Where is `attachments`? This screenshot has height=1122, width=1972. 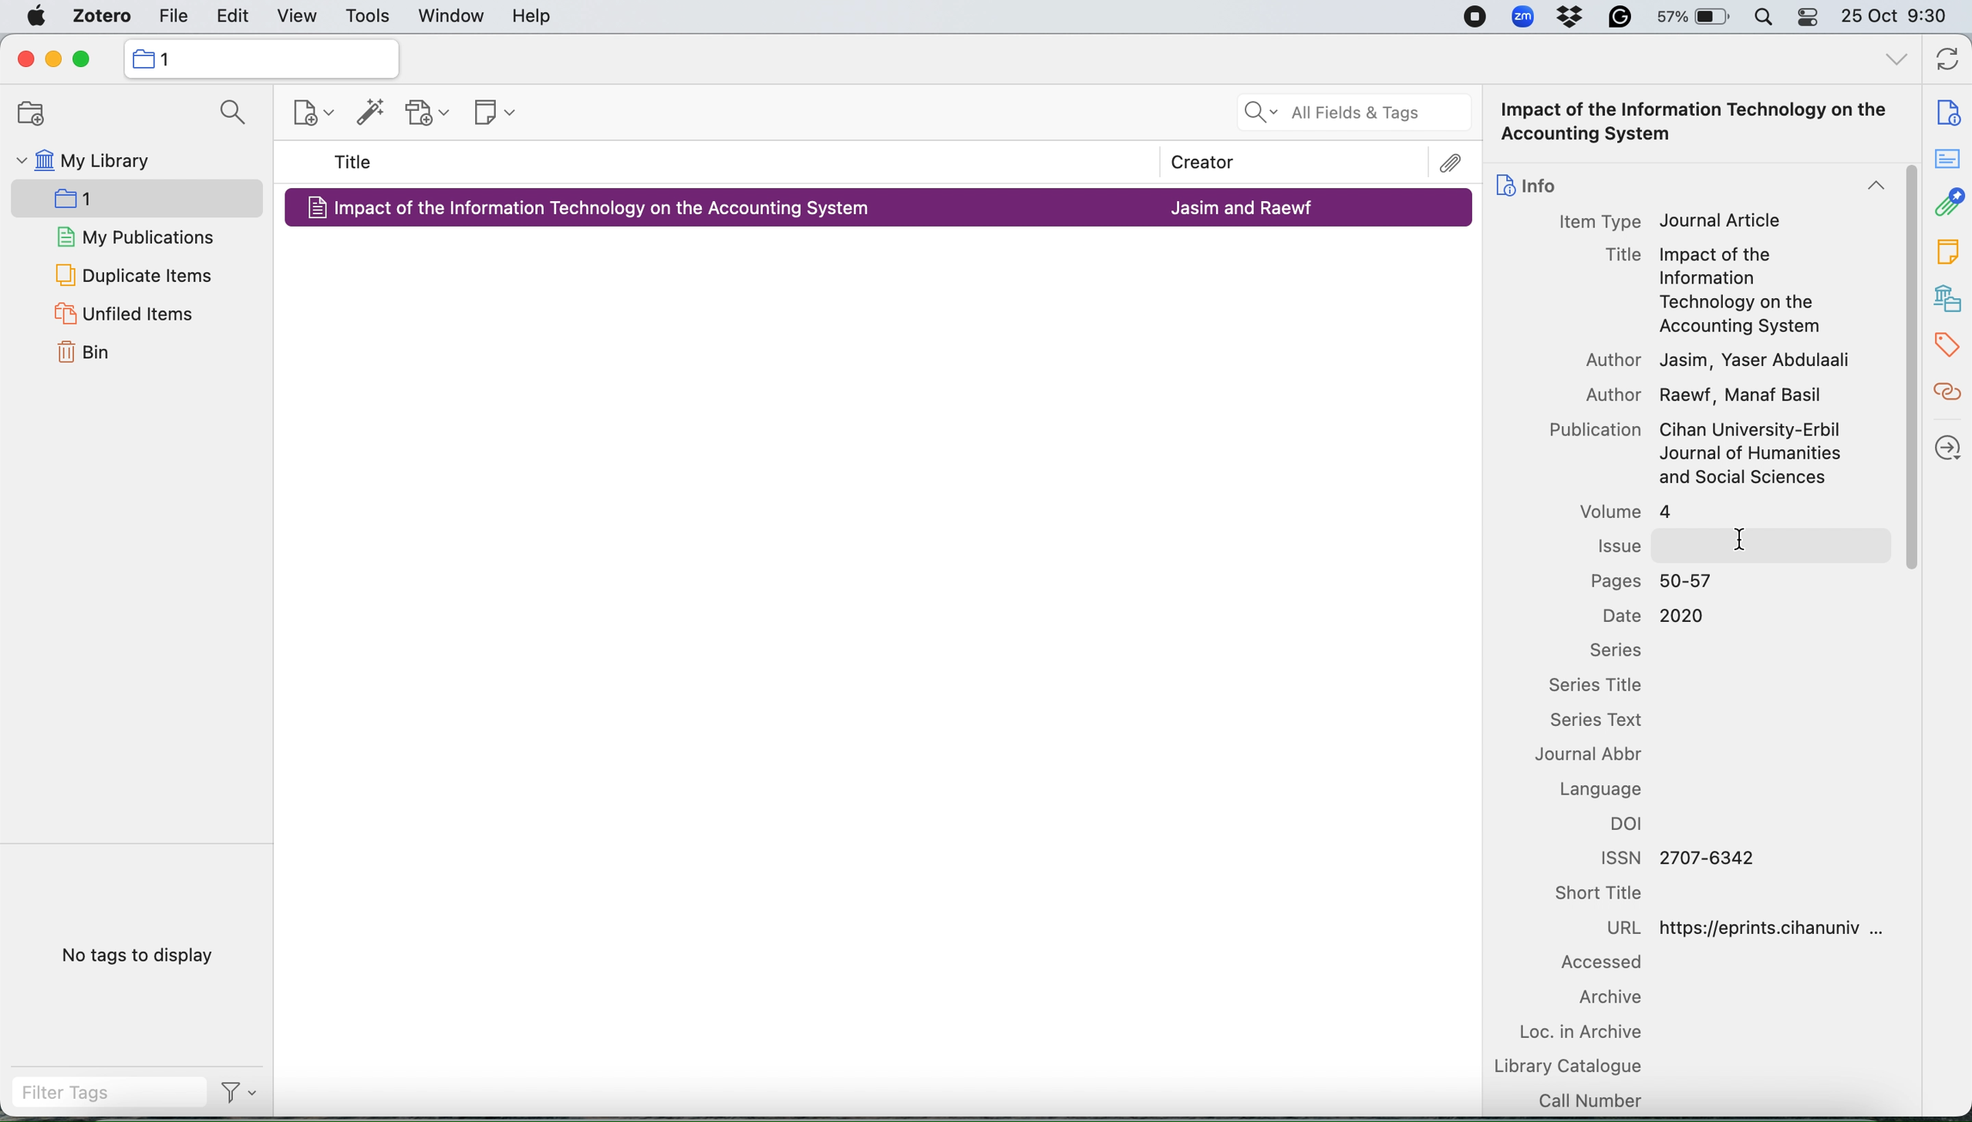
attachments is located at coordinates (1947, 206).